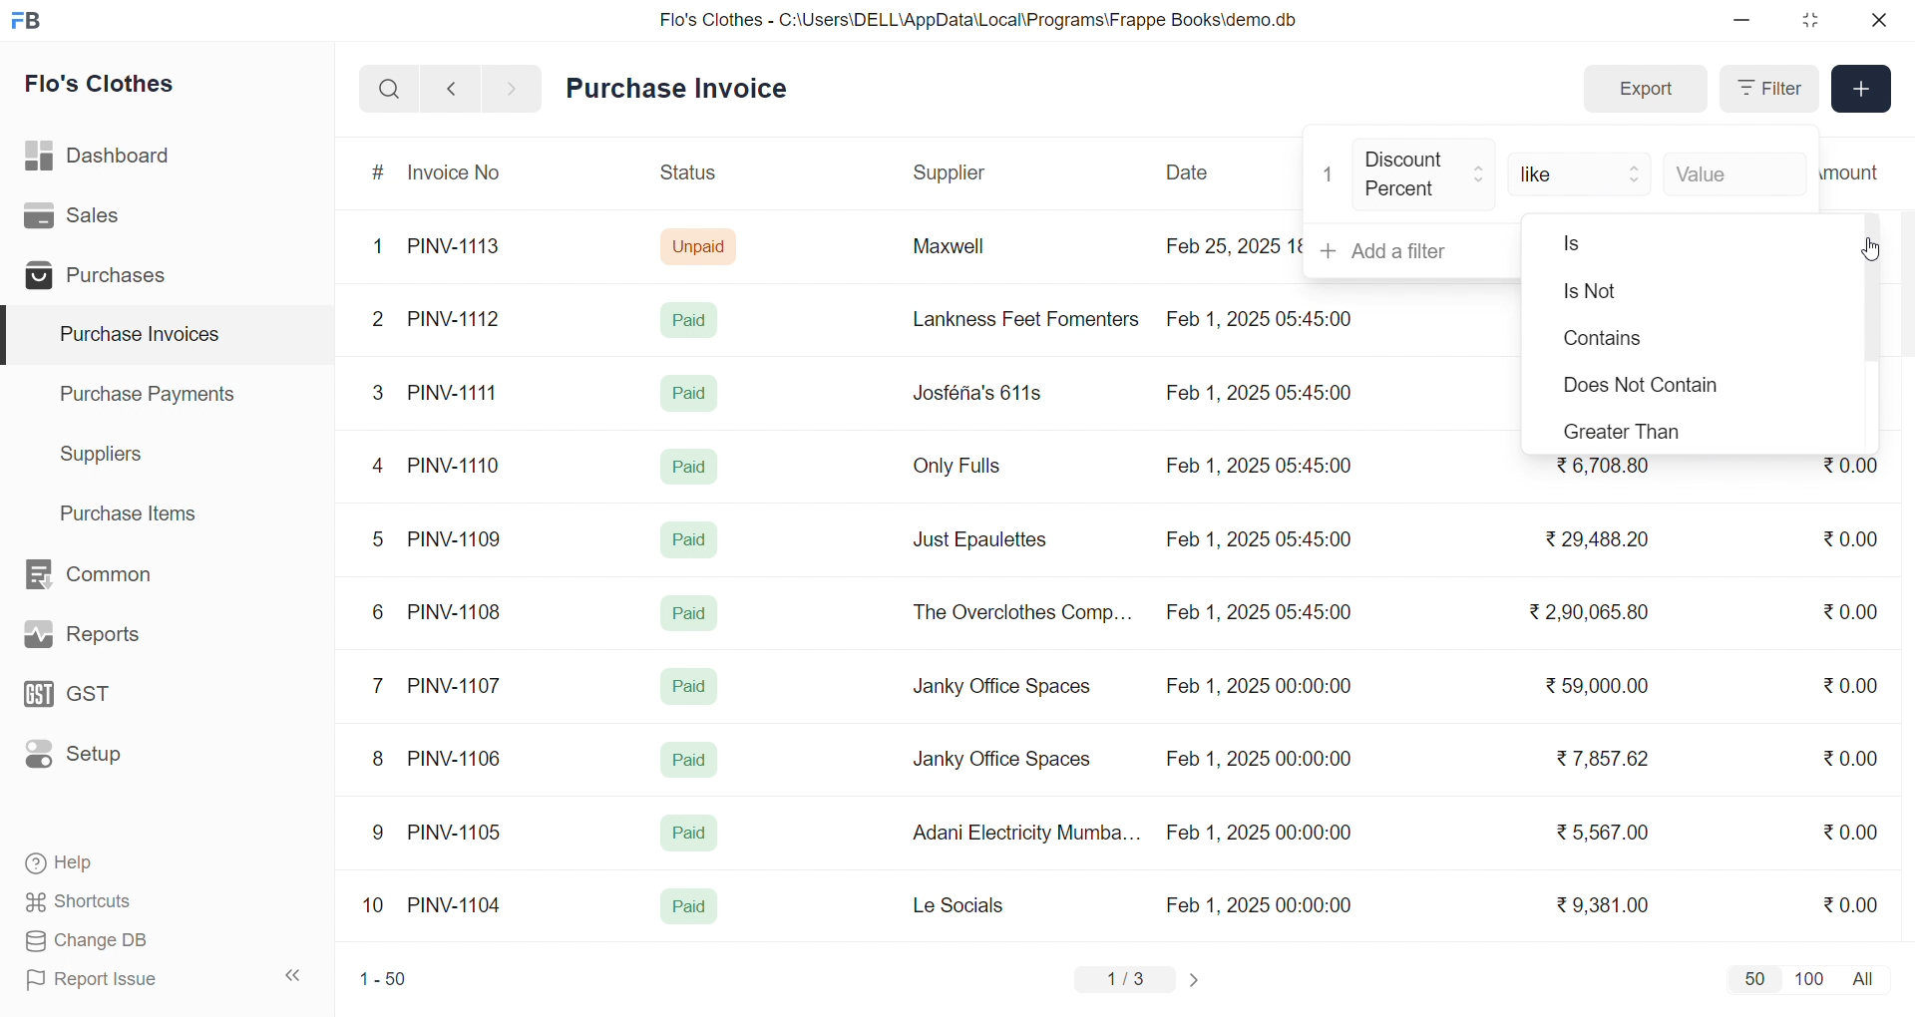  I want to click on Discount Percent, so click(1425, 175).